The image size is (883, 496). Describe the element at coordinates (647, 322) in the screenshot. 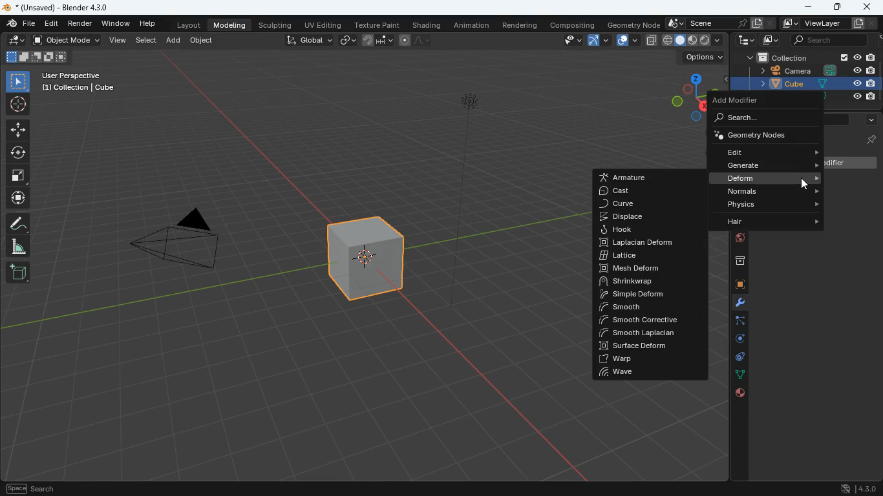

I see `smooth corrective` at that location.